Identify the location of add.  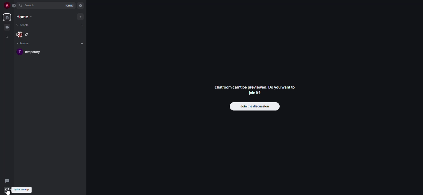
(81, 43).